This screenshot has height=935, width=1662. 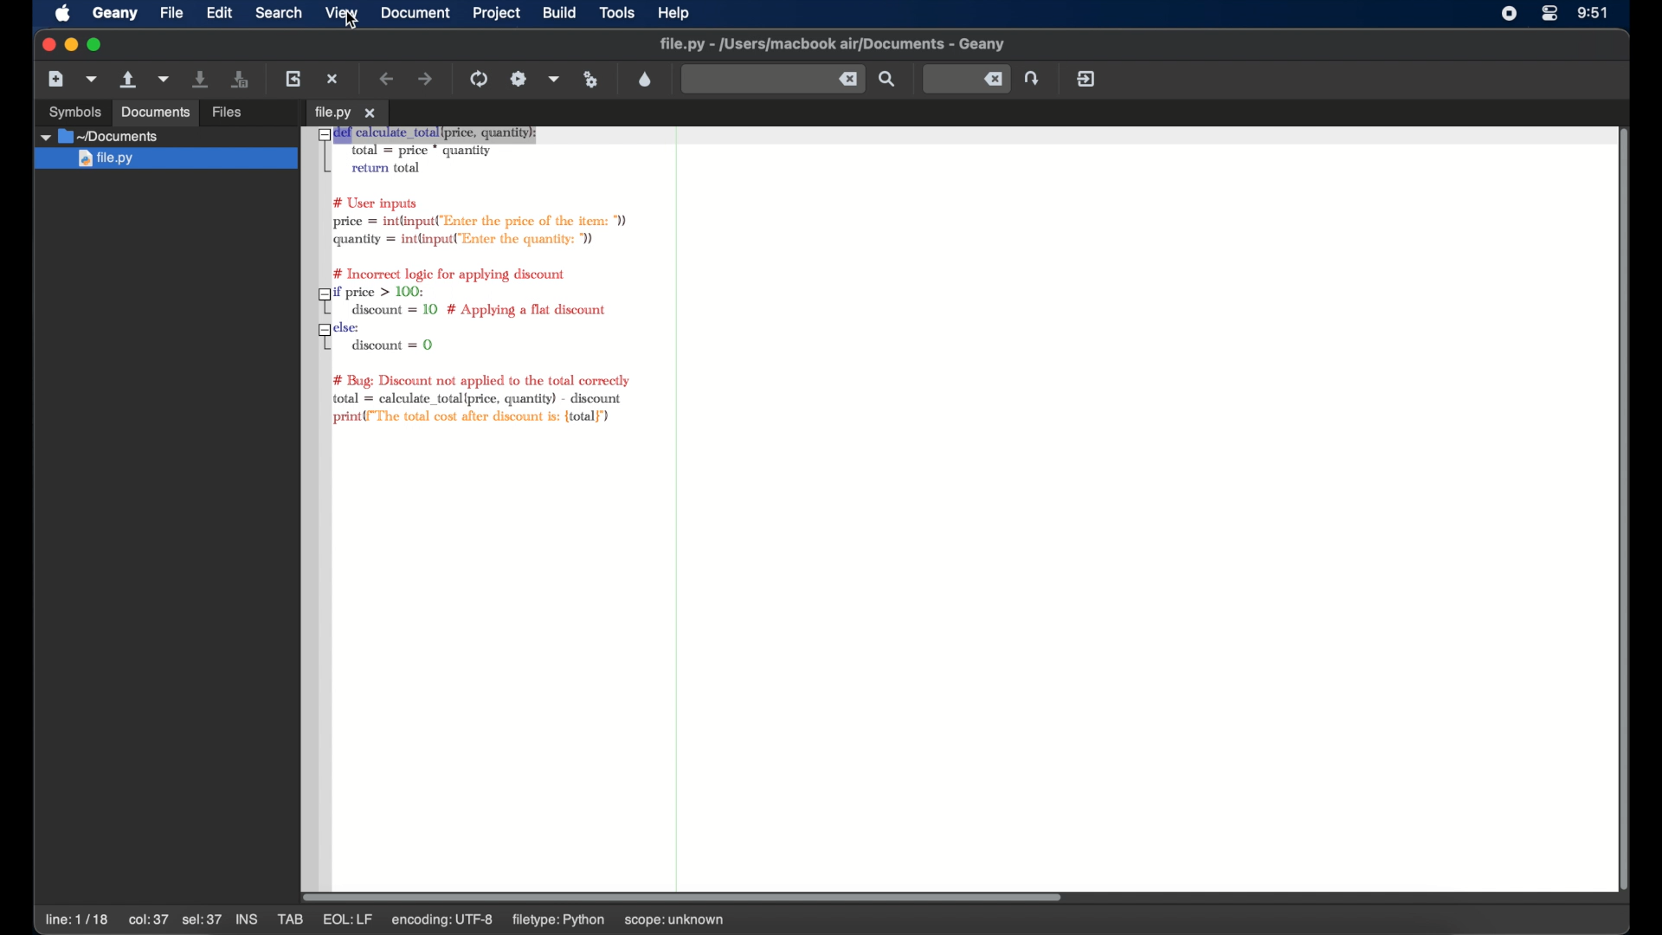 What do you see at coordinates (617, 13) in the screenshot?
I see `tools` at bounding box center [617, 13].